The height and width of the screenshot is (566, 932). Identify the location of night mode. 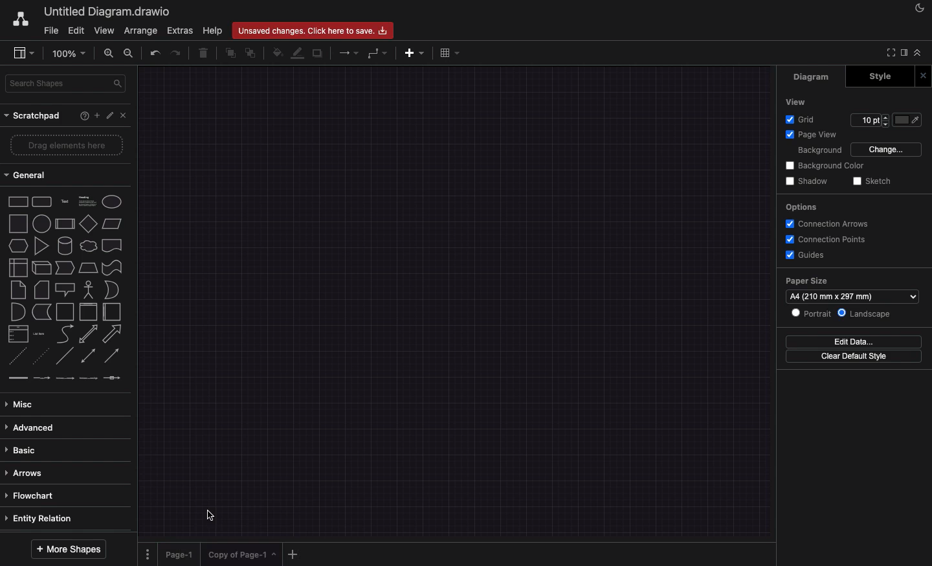
(919, 8).